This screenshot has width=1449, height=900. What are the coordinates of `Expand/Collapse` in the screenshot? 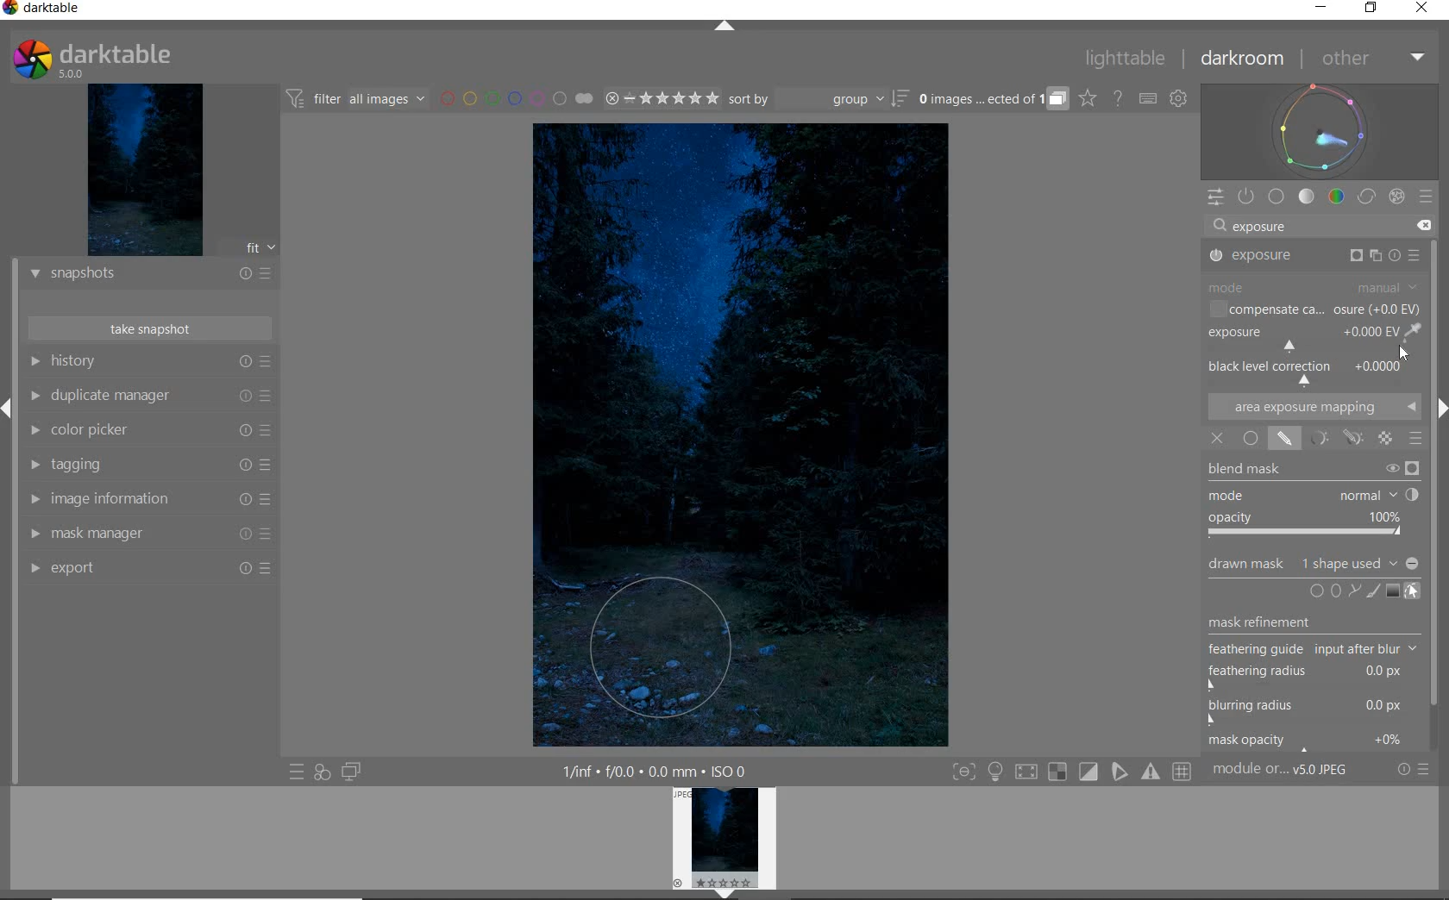 It's located at (9, 407).